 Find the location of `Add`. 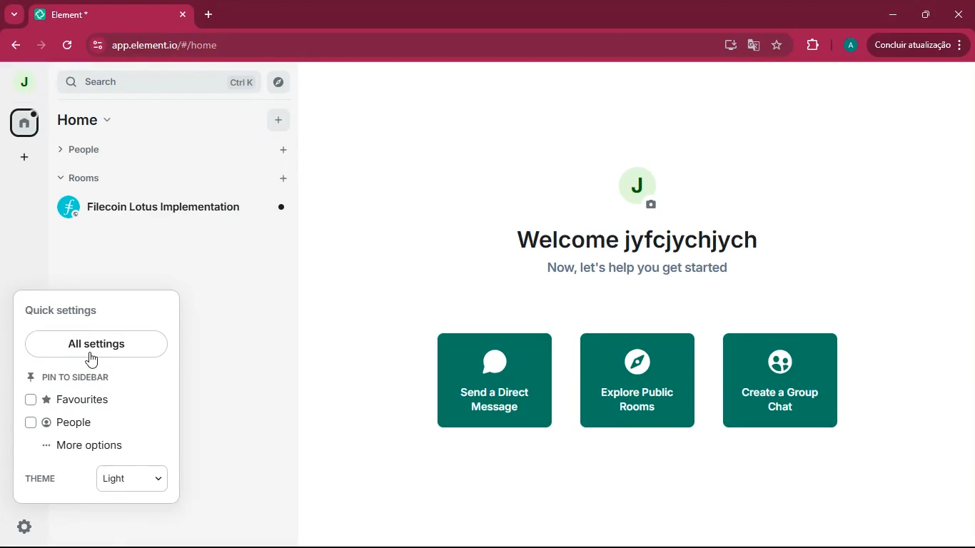

Add is located at coordinates (279, 120).